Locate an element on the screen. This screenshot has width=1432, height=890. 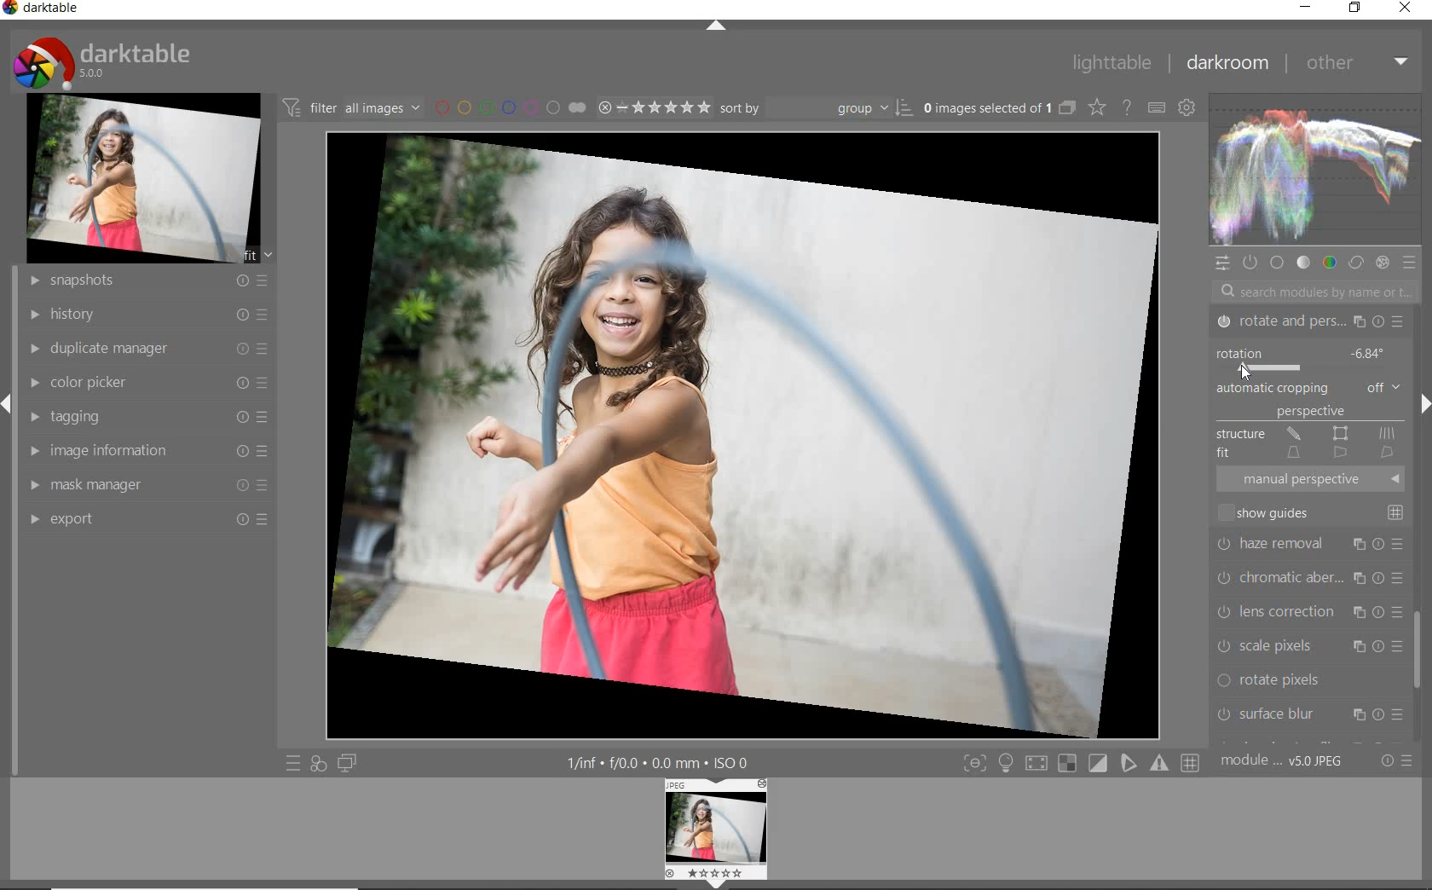
close is located at coordinates (1406, 8).